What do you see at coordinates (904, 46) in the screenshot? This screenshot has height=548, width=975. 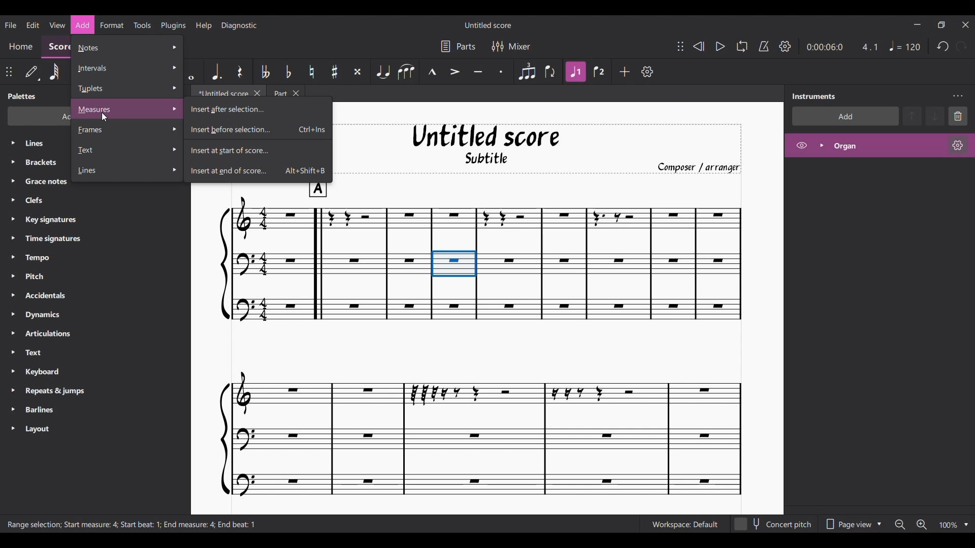 I see `Quarter note` at bounding box center [904, 46].